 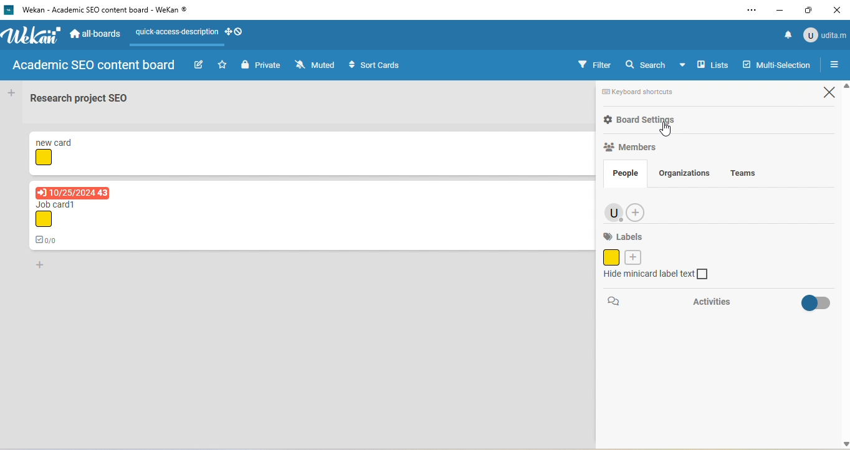 What do you see at coordinates (780, 9) in the screenshot?
I see `minimize` at bounding box center [780, 9].